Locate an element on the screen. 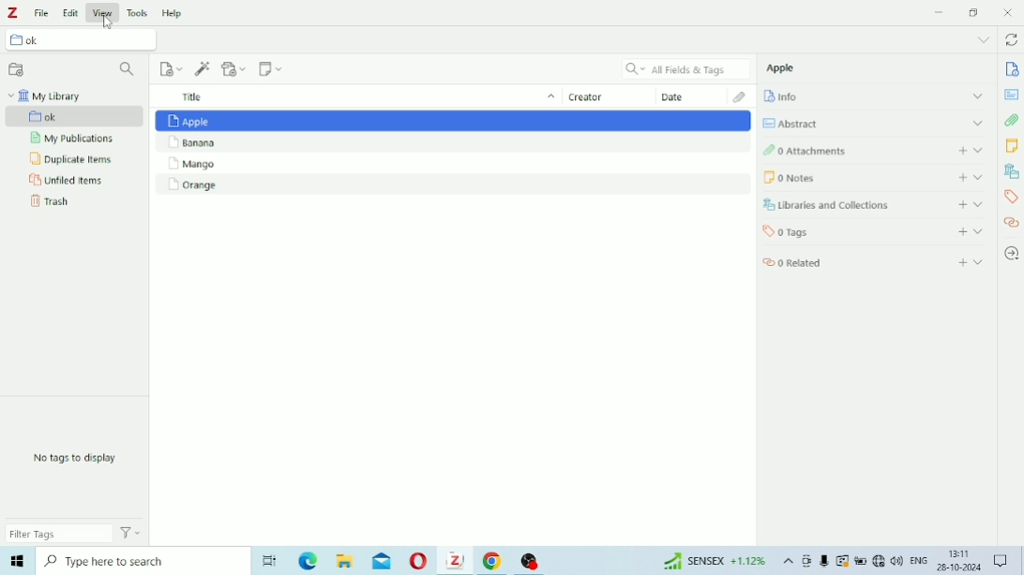 The width and height of the screenshot is (1024, 575). Date is located at coordinates (685, 97).